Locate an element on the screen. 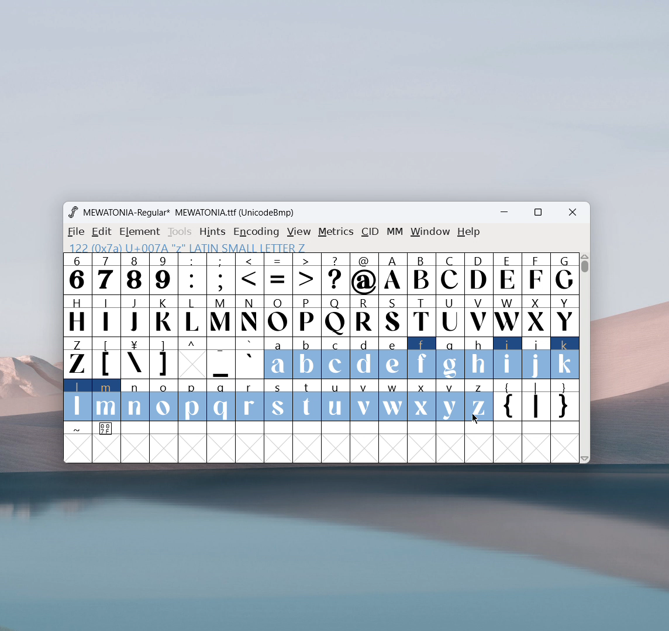 The image size is (669, 631). h is located at coordinates (478, 356).